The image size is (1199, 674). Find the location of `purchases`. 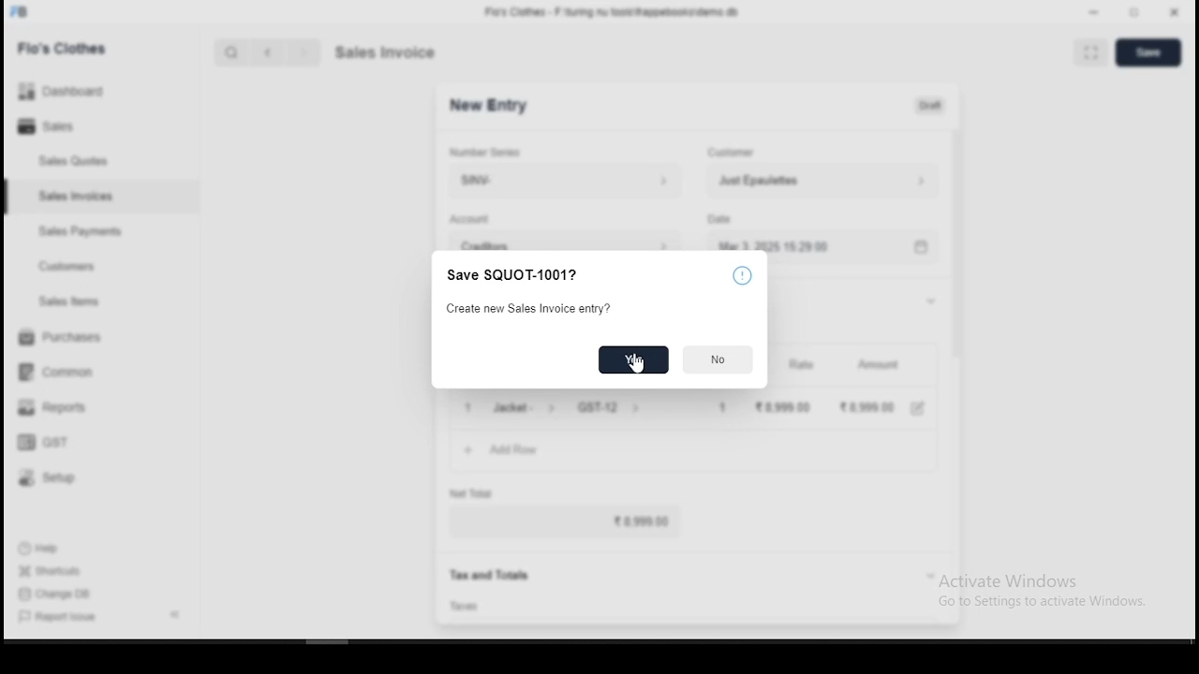

purchases is located at coordinates (60, 339).